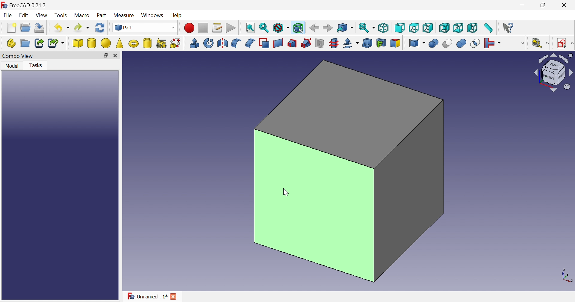 The width and height of the screenshot is (575, 302). What do you see at coordinates (105, 57) in the screenshot?
I see `Restore down` at bounding box center [105, 57].